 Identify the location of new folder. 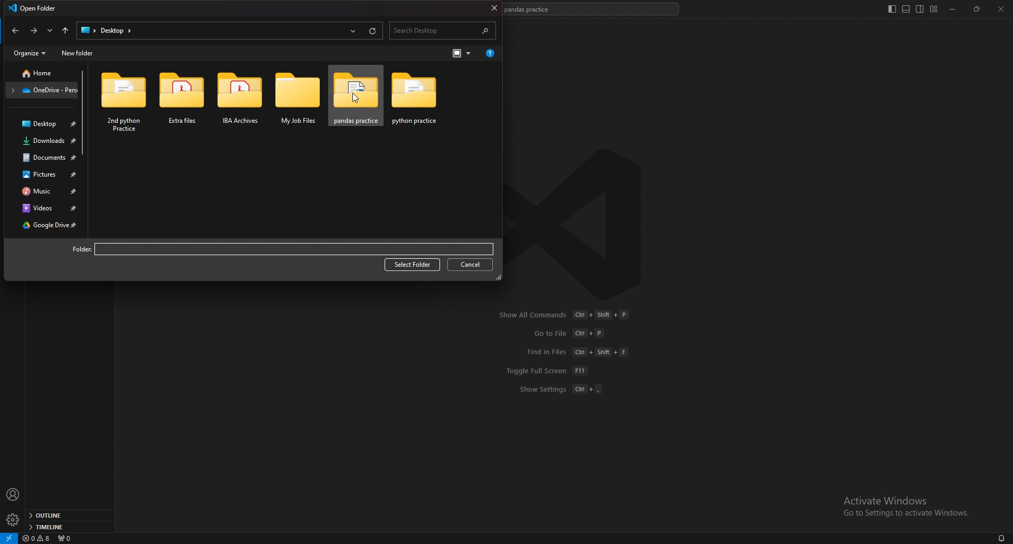
(79, 52).